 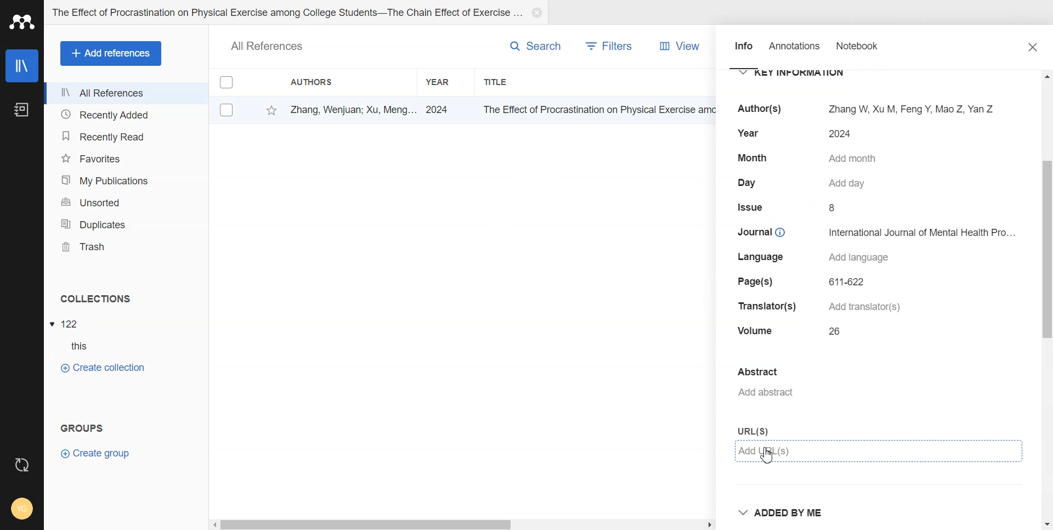 What do you see at coordinates (103, 368) in the screenshot?
I see `Create Collection` at bounding box center [103, 368].